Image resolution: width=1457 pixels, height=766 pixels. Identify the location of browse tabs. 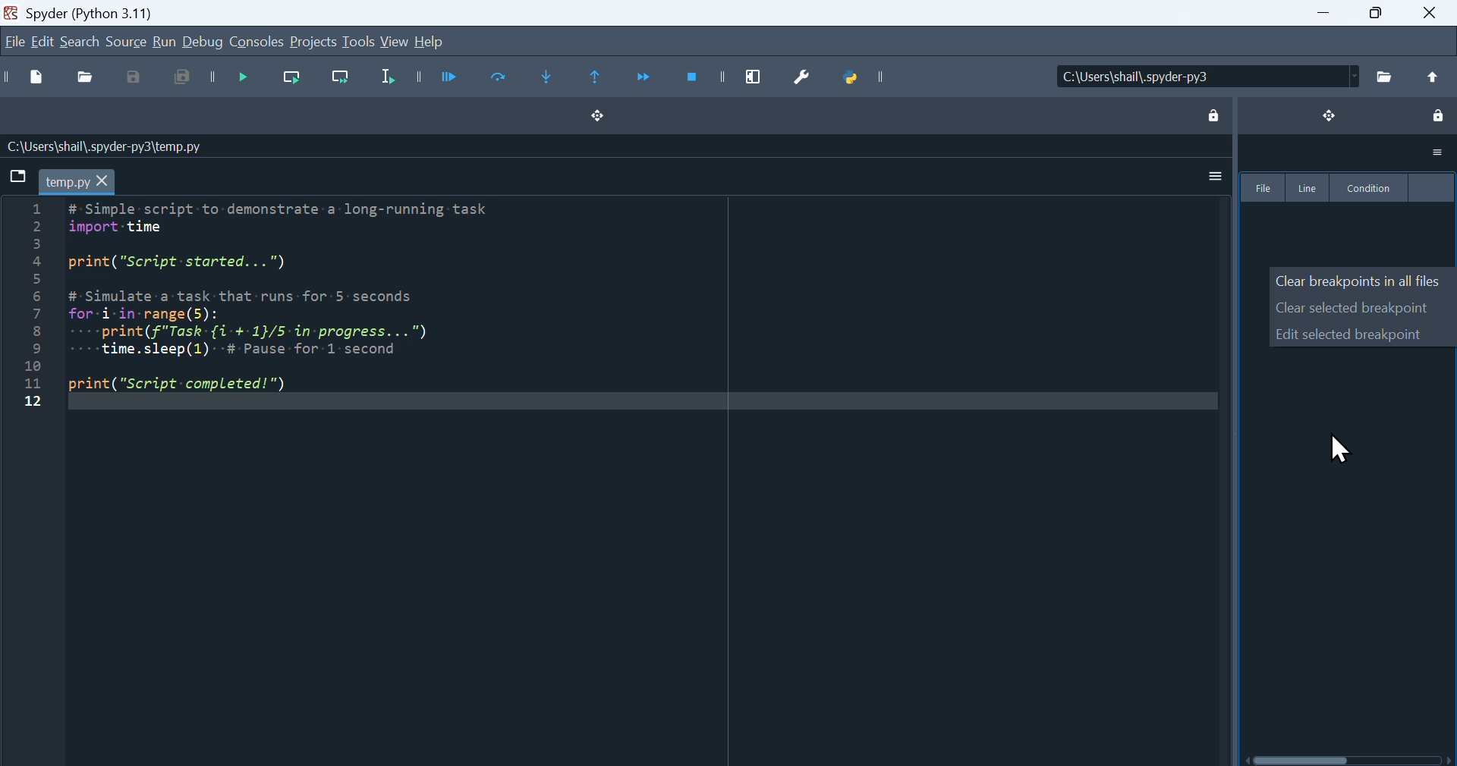
(17, 175).